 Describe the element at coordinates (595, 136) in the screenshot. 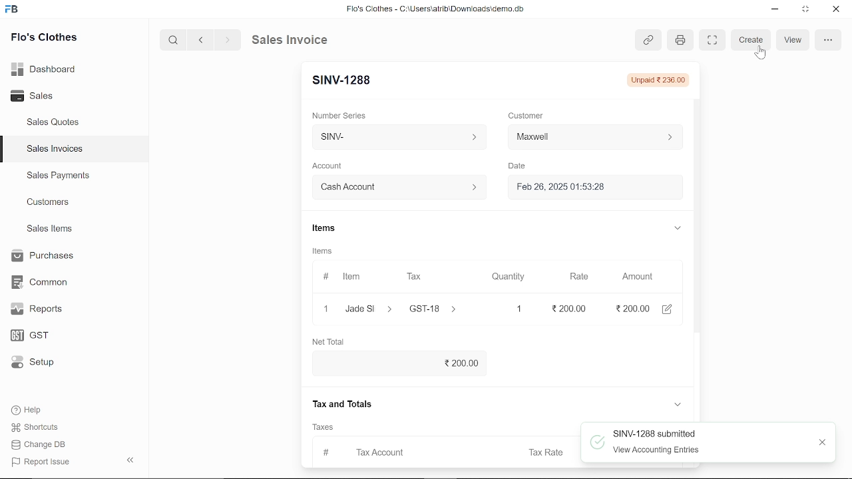

I see `Customer` at that location.